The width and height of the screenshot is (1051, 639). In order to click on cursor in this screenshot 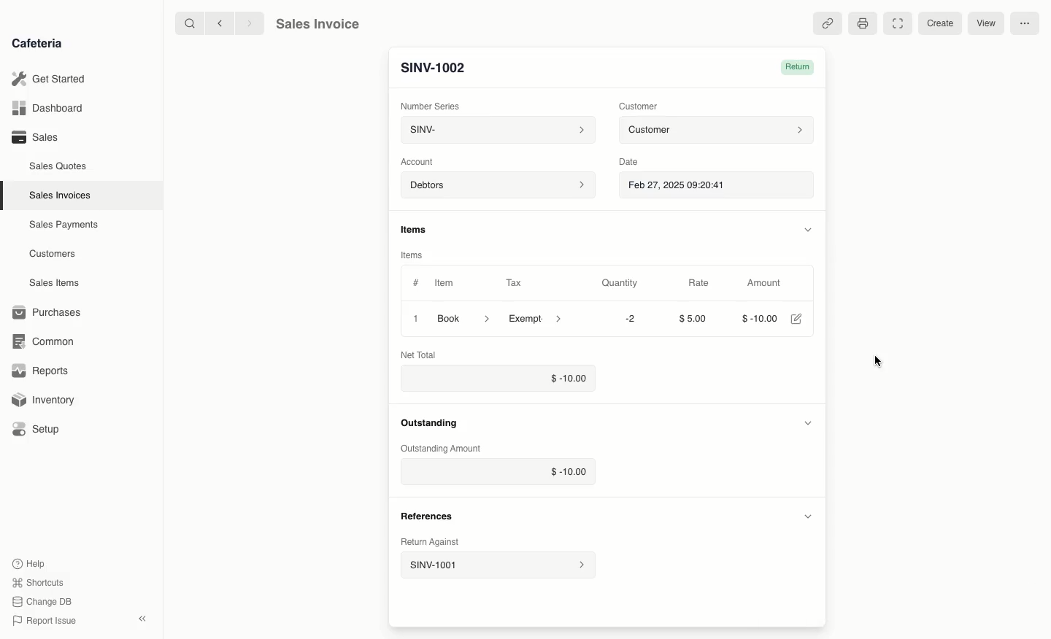, I will do `click(879, 362)`.